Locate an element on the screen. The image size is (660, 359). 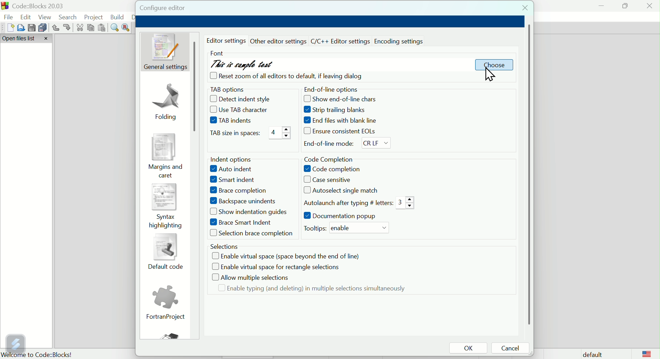
Decent indent style is located at coordinates (238, 97).